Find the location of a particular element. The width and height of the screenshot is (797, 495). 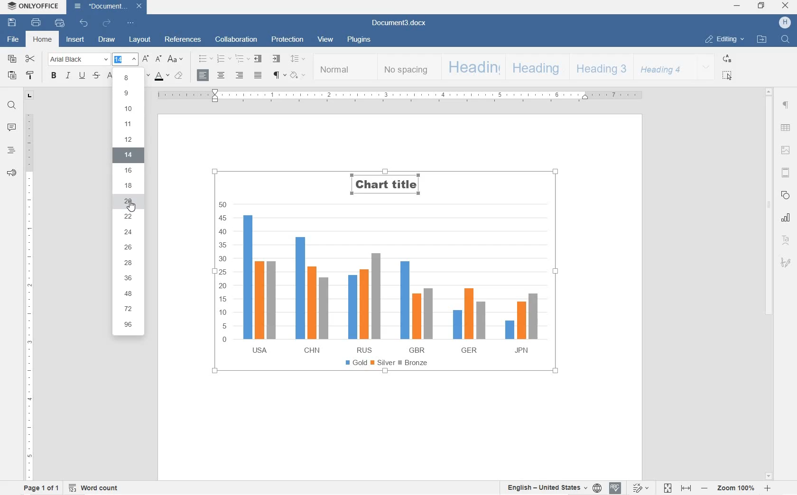

26 is located at coordinates (128, 247).